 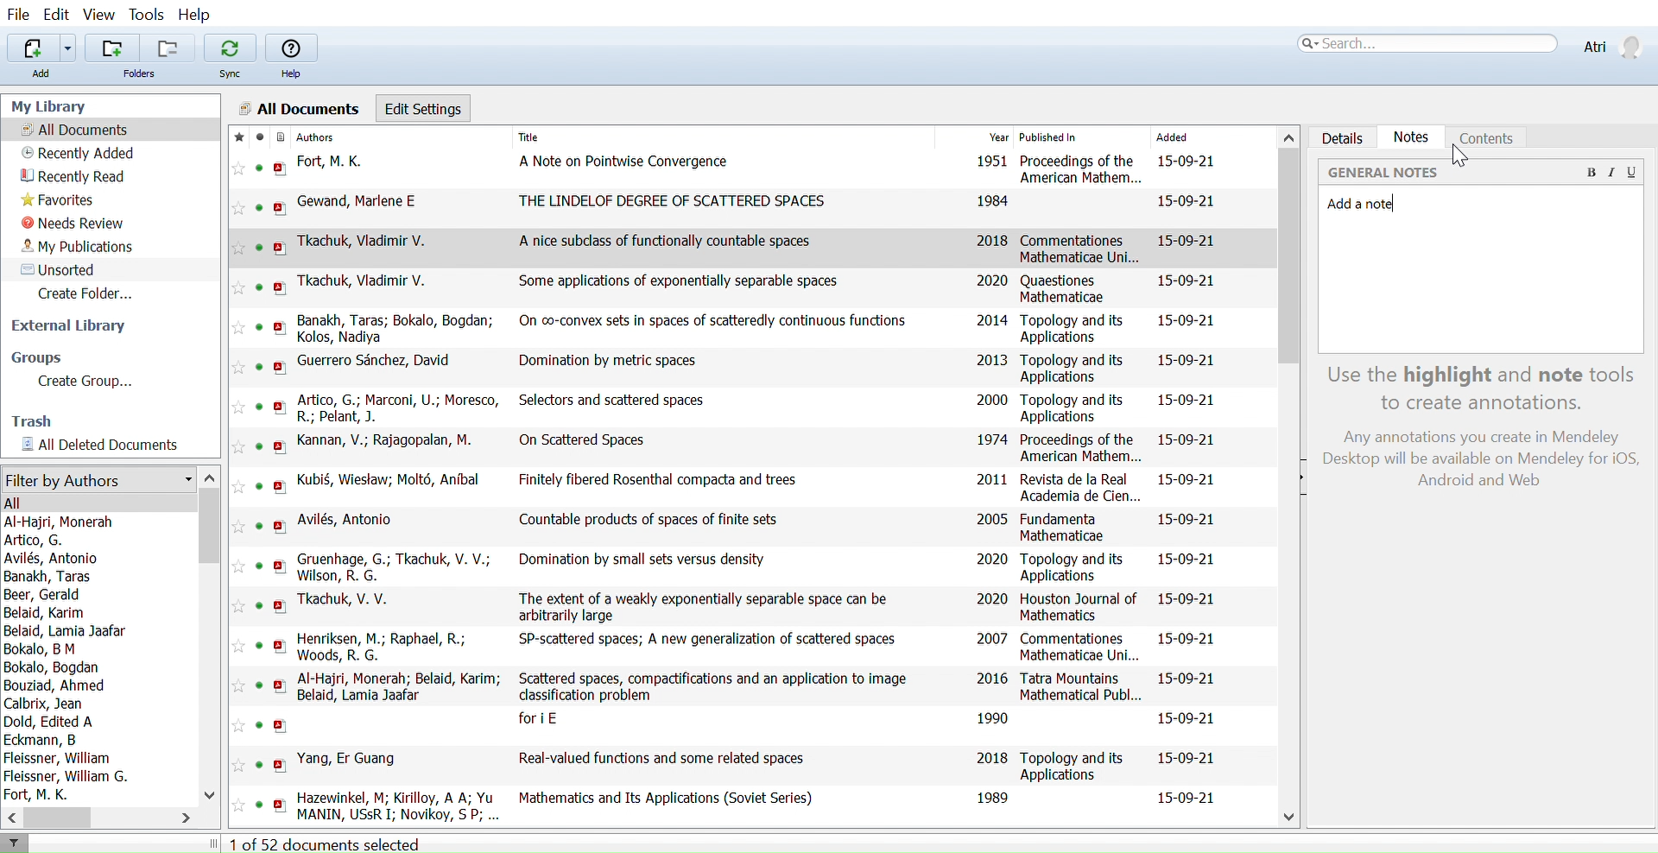 What do you see at coordinates (545, 719) in the screenshot?
I see `fori E` at bounding box center [545, 719].